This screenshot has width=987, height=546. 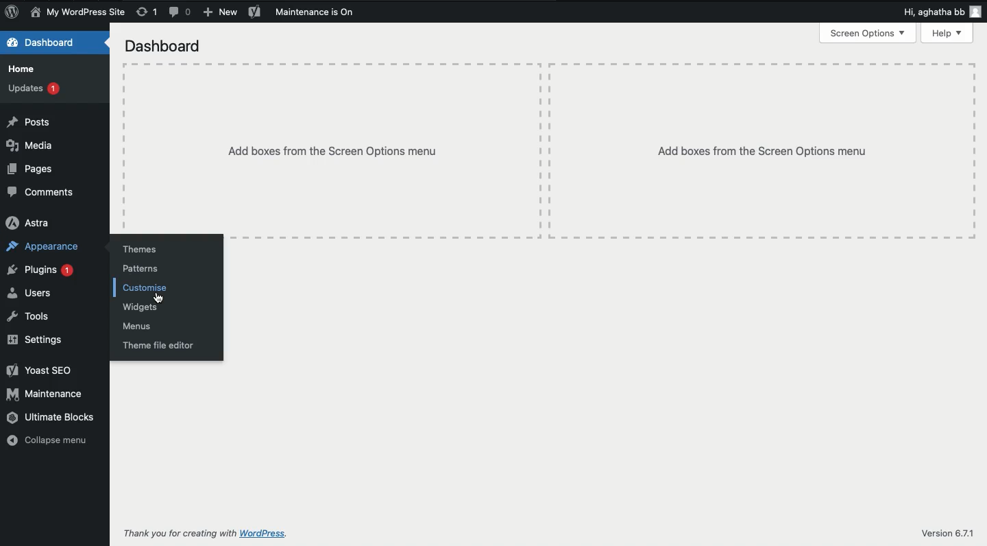 What do you see at coordinates (551, 149) in the screenshot?
I see `Add boxes from the screen options menu` at bounding box center [551, 149].